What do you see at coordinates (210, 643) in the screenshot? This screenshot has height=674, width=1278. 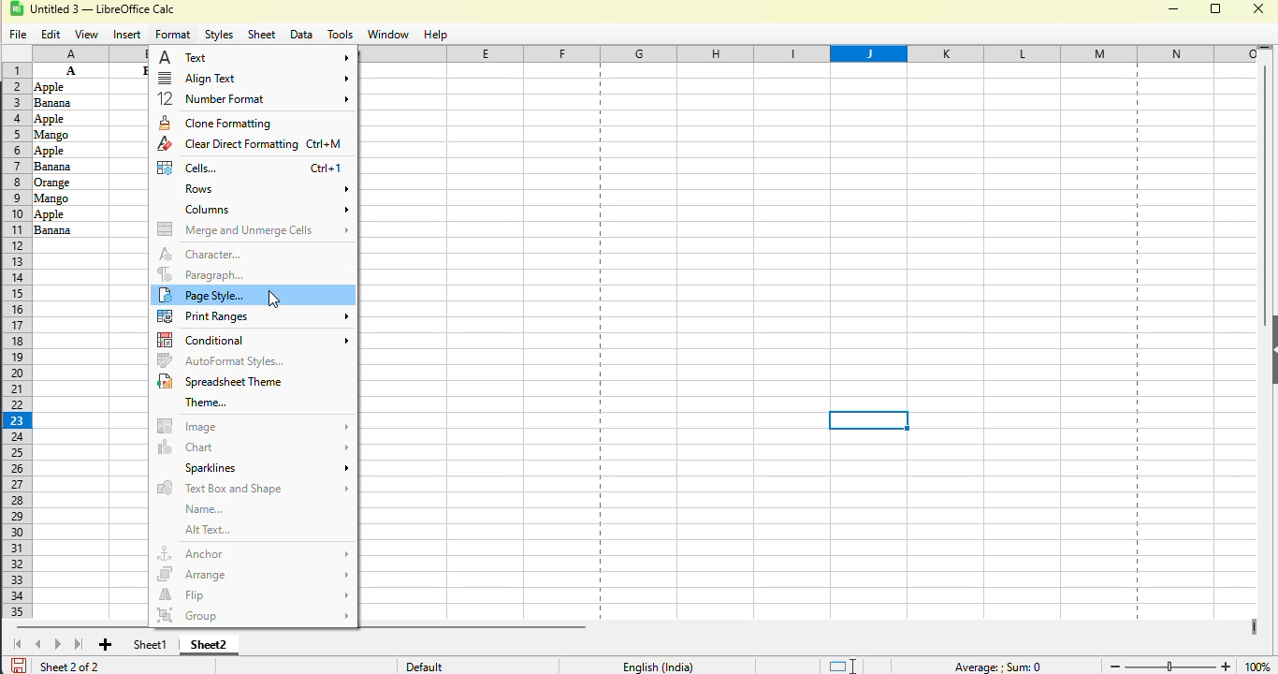 I see `sheet2` at bounding box center [210, 643].